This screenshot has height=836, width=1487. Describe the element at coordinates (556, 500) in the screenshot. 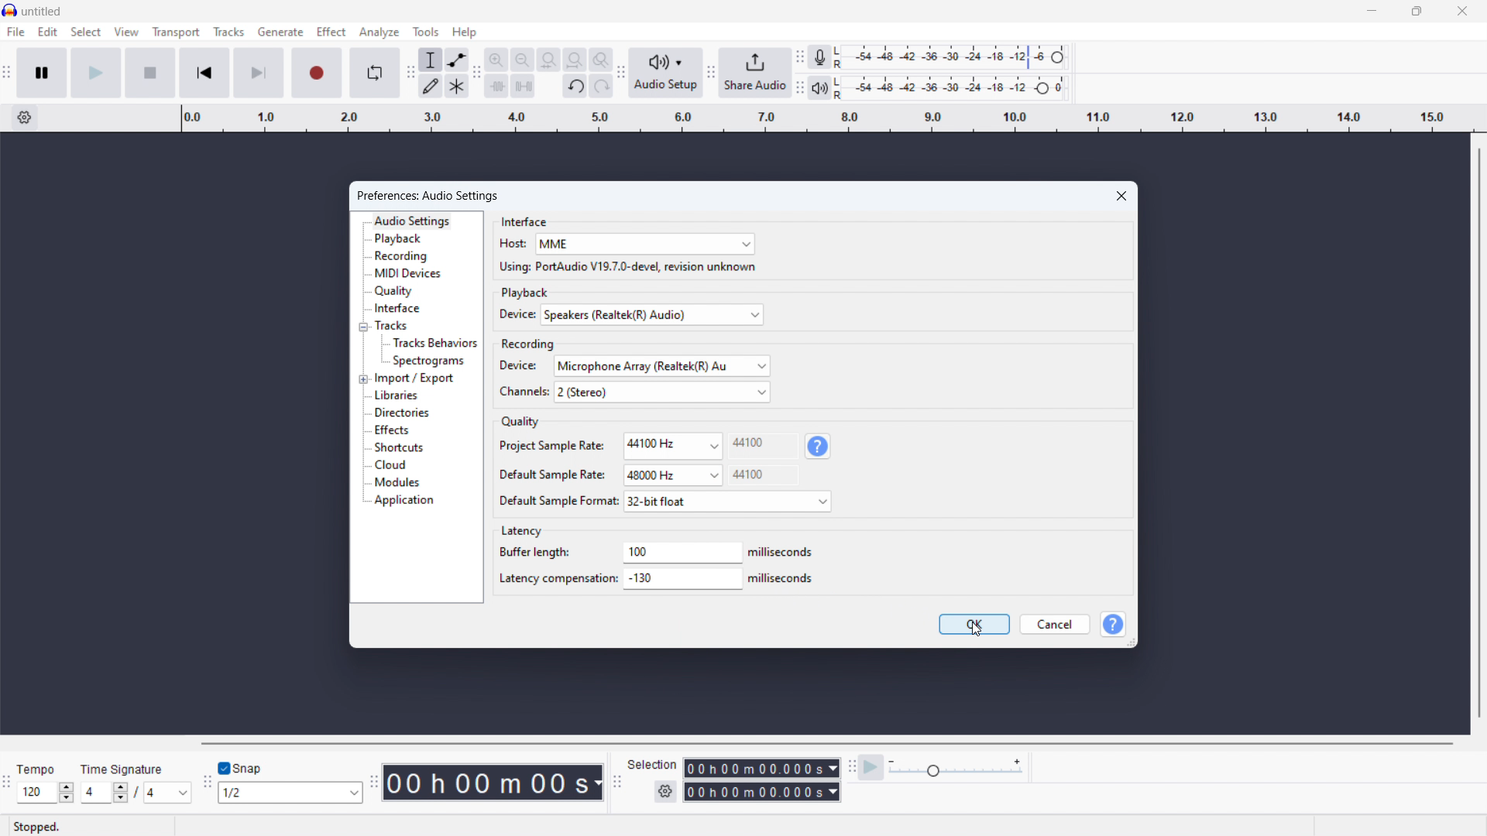

I see `Default sample format` at that location.